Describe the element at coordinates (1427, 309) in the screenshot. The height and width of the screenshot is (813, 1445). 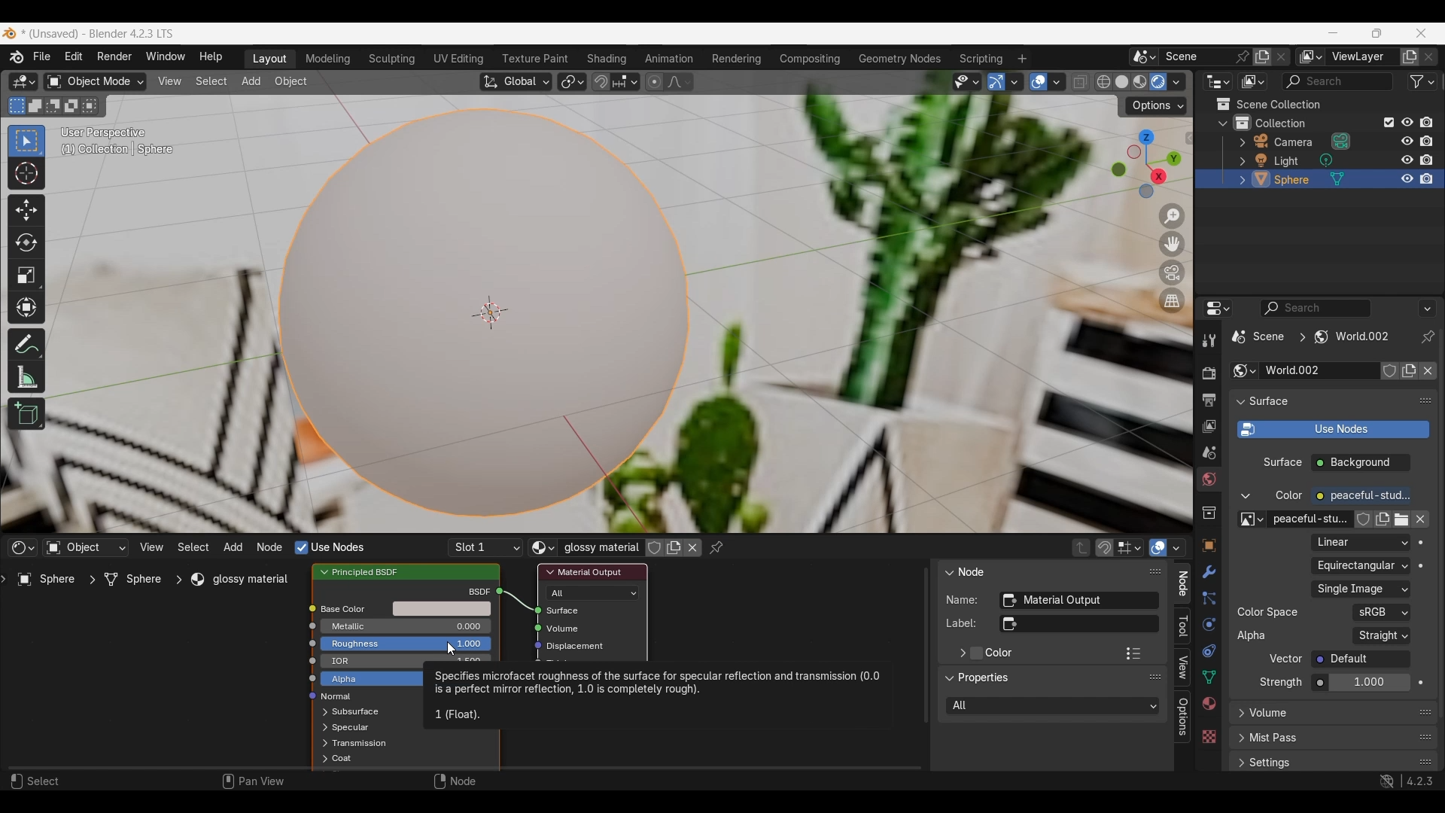
I see `More options` at that location.